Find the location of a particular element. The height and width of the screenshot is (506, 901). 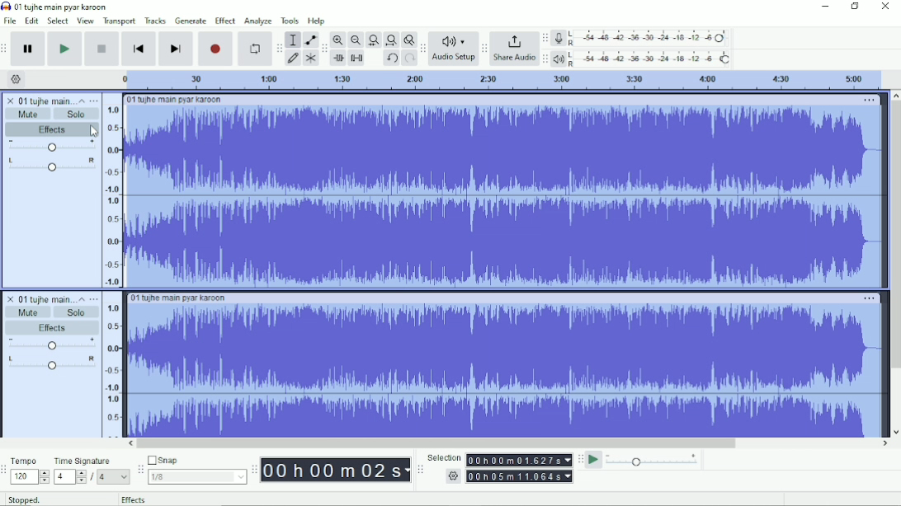

Transport is located at coordinates (120, 21).